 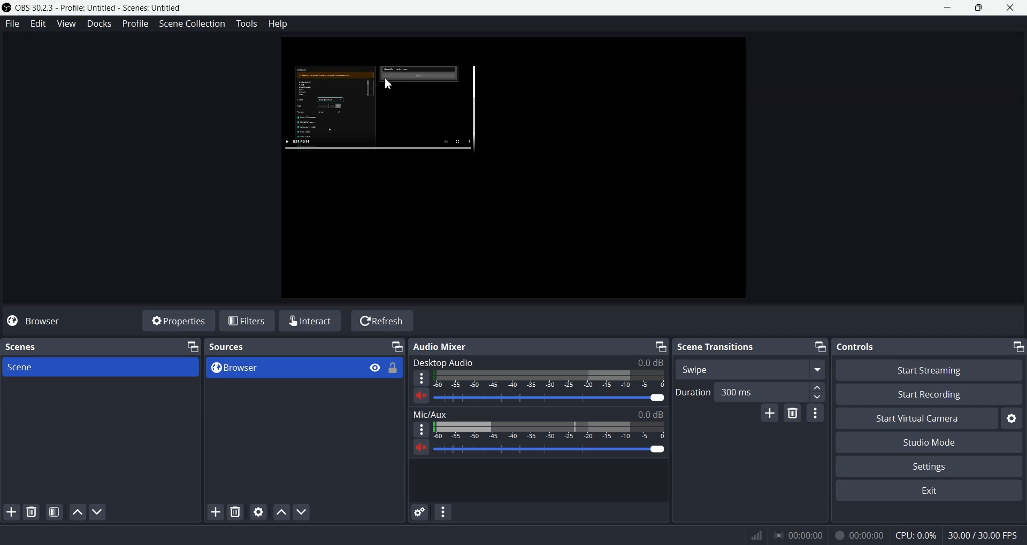 What do you see at coordinates (191, 24) in the screenshot?
I see `Scene Collection` at bounding box center [191, 24].